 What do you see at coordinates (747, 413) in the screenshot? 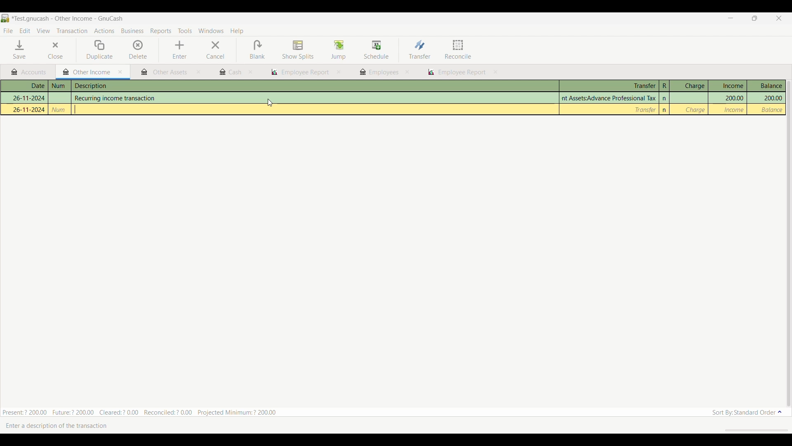
I see `Sort order options` at bounding box center [747, 413].